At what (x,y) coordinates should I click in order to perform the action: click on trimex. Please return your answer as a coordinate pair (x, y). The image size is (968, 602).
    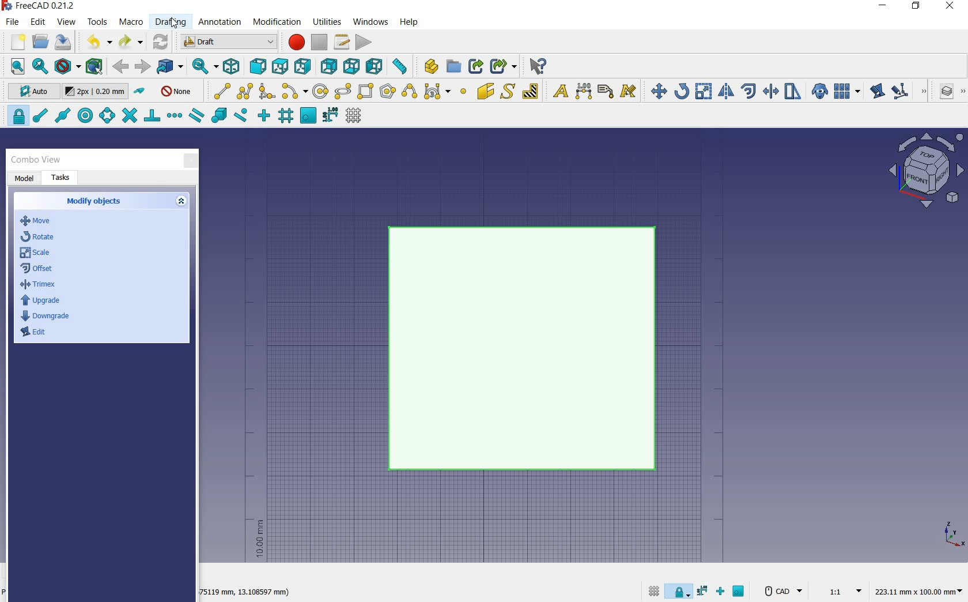
    Looking at the image, I should click on (770, 92).